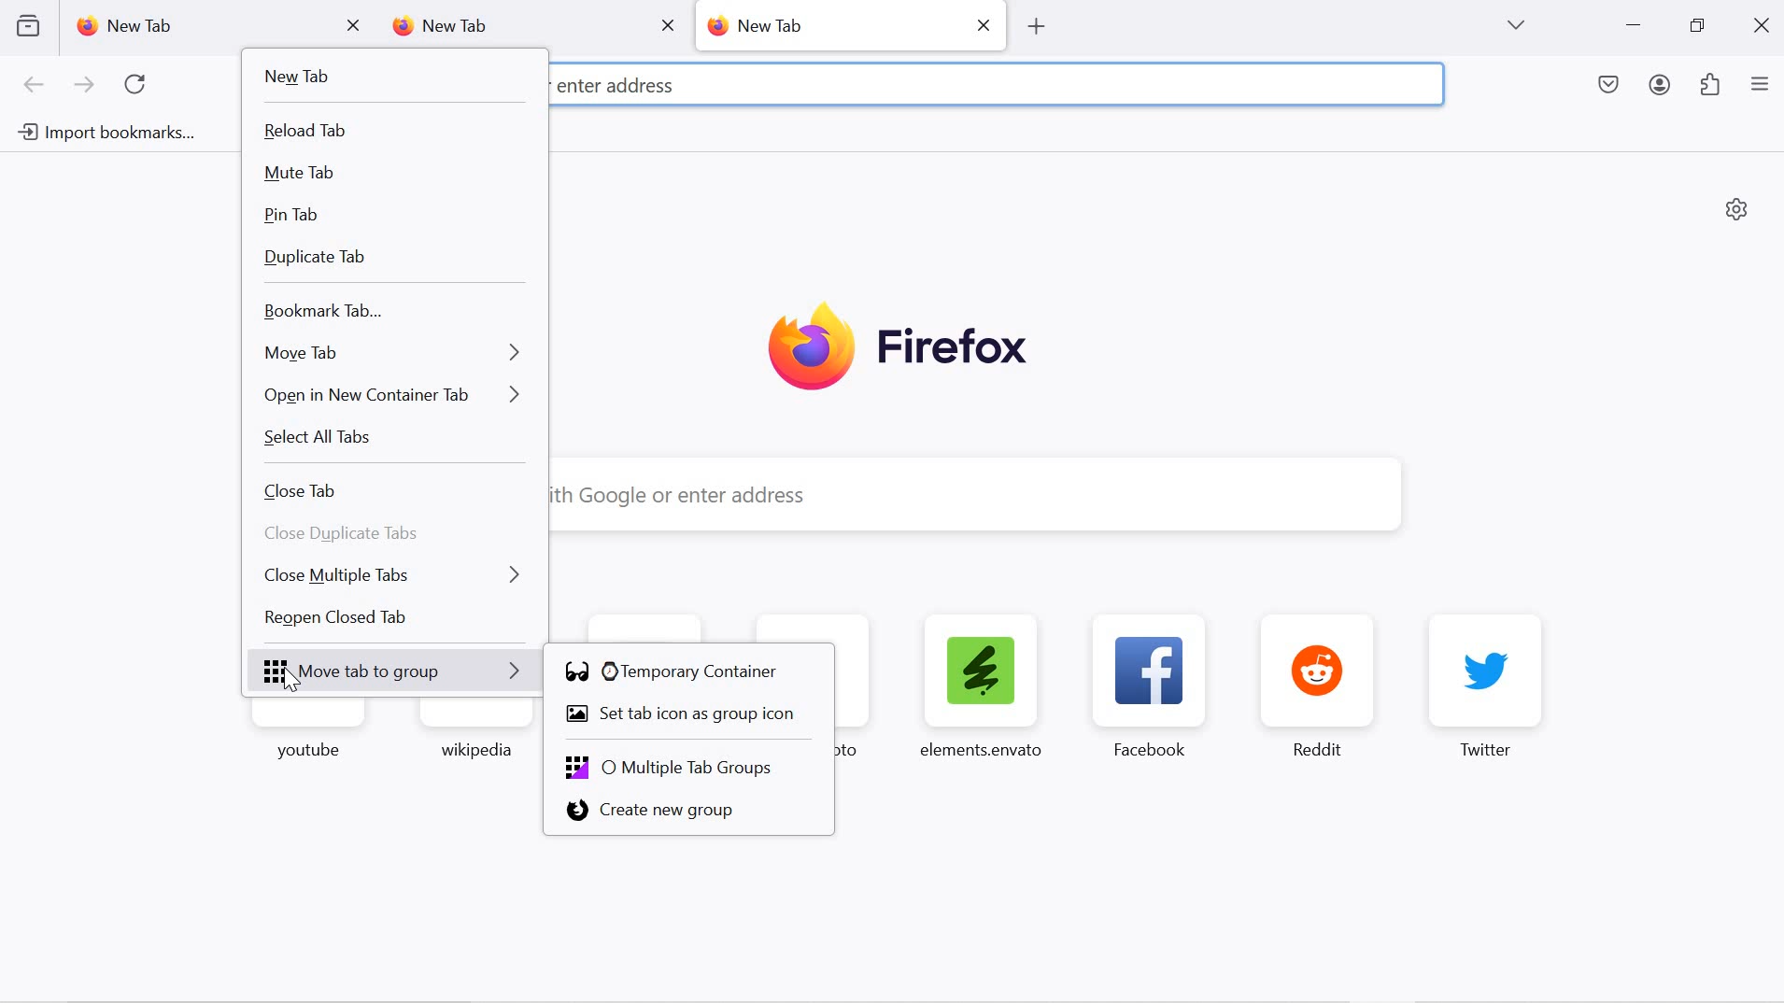  I want to click on new tab, so click(388, 78).